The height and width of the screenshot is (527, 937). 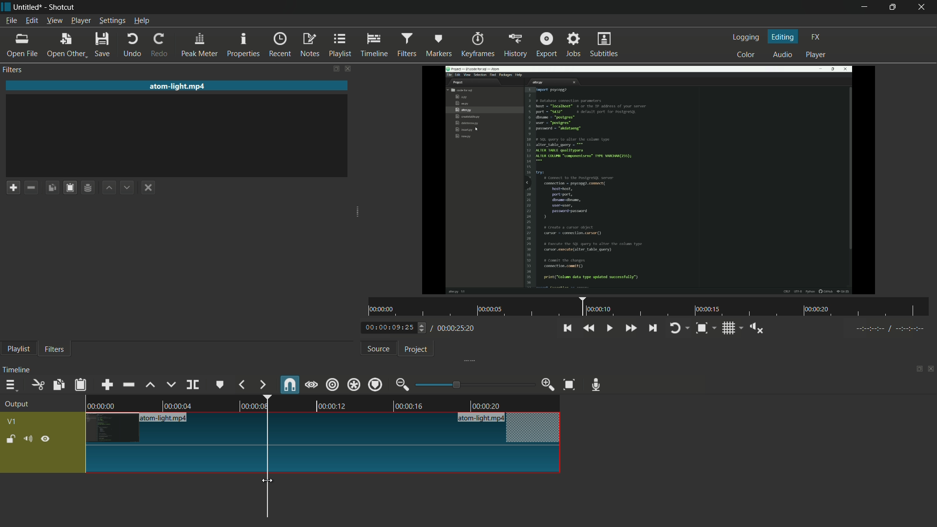 What do you see at coordinates (72, 187) in the screenshot?
I see `paste filters` at bounding box center [72, 187].